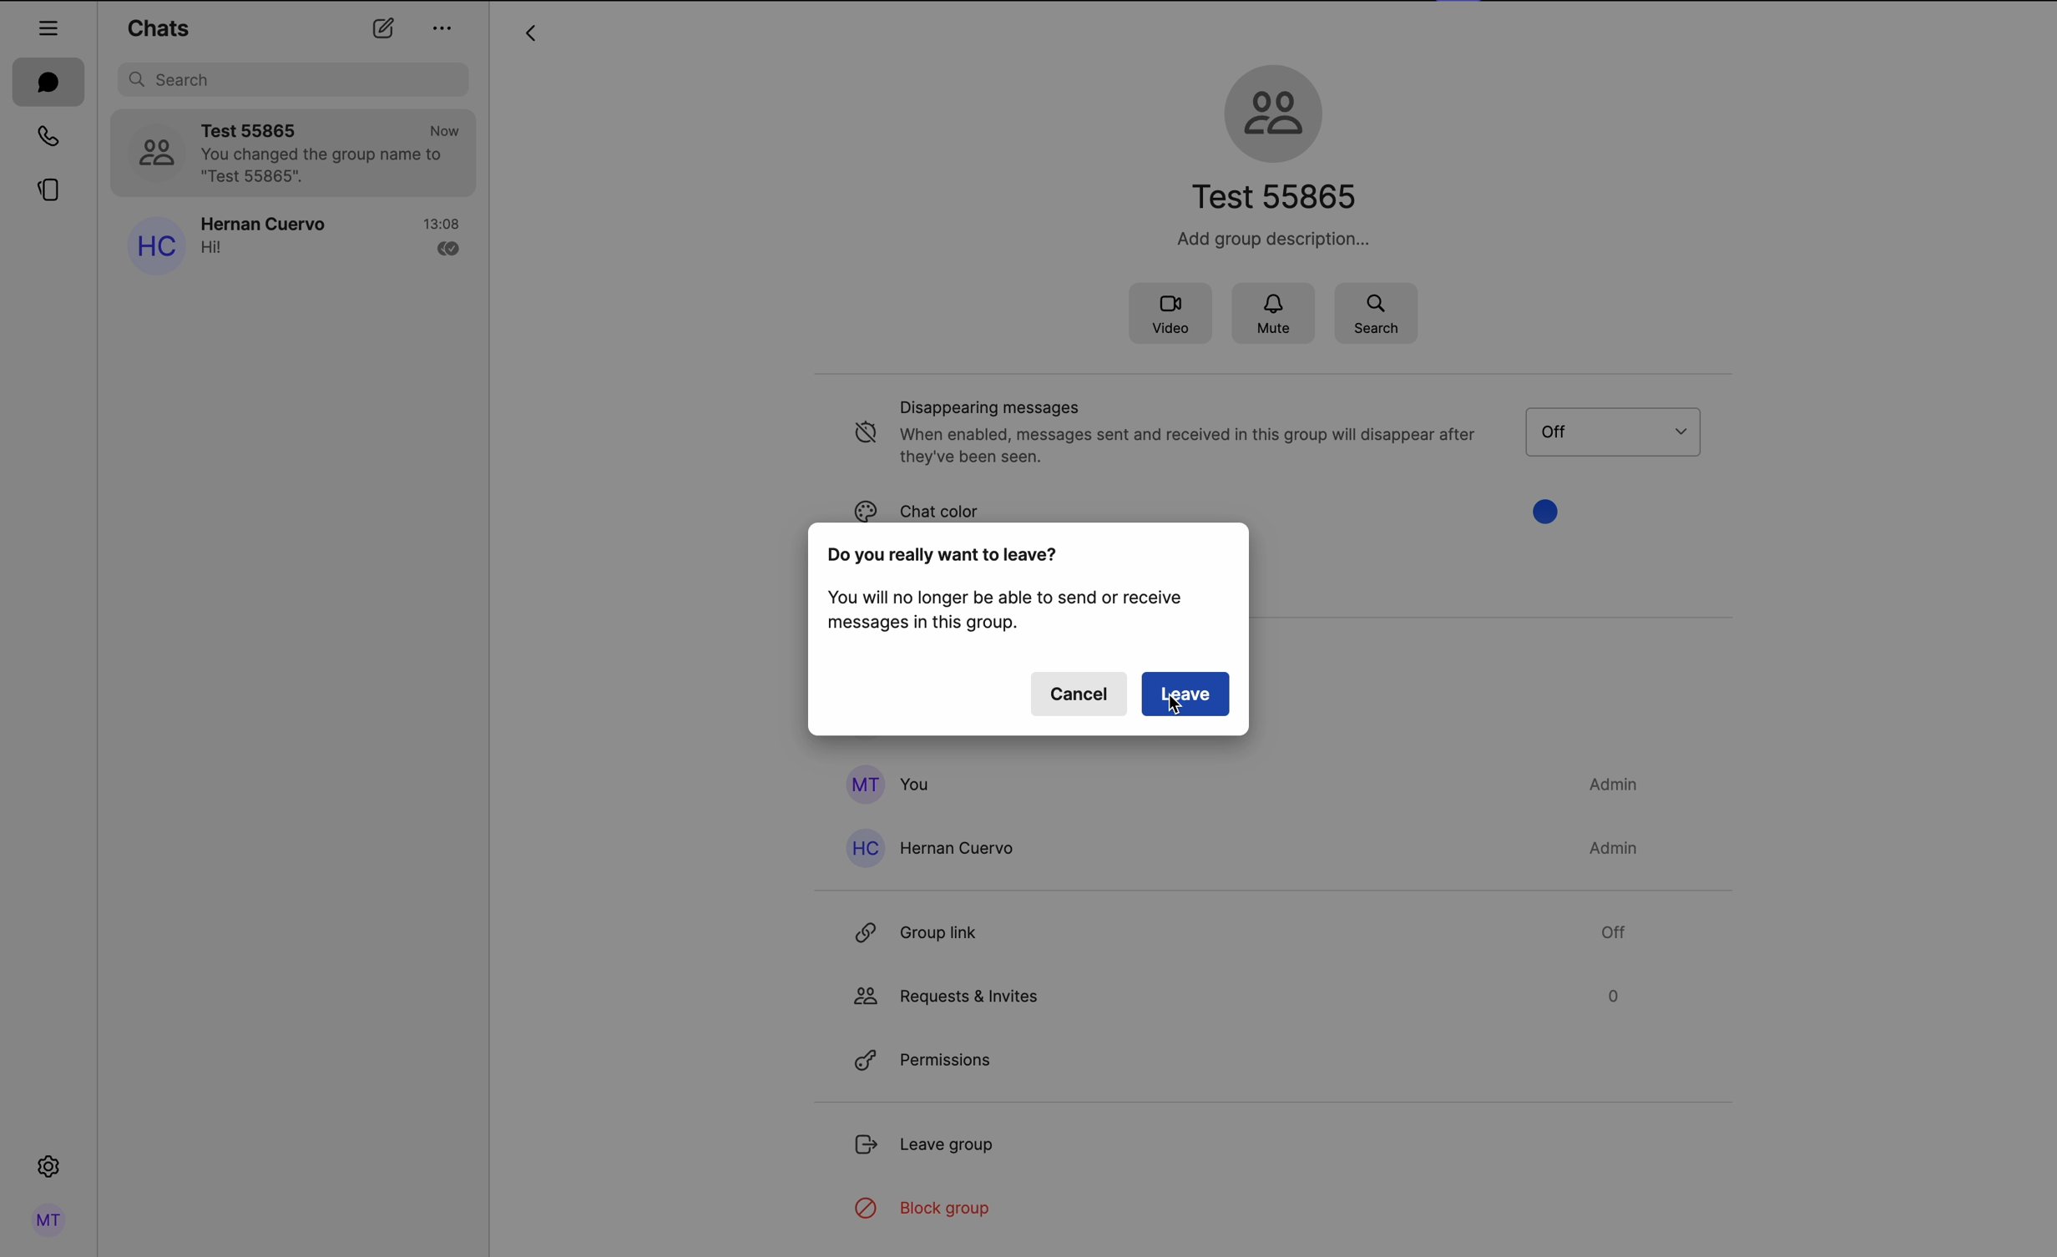 This screenshot has width=2057, height=1257. What do you see at coordinates (1269, 240) in the screenshot?
I see `add group description` at bounding box center [1269, 240].